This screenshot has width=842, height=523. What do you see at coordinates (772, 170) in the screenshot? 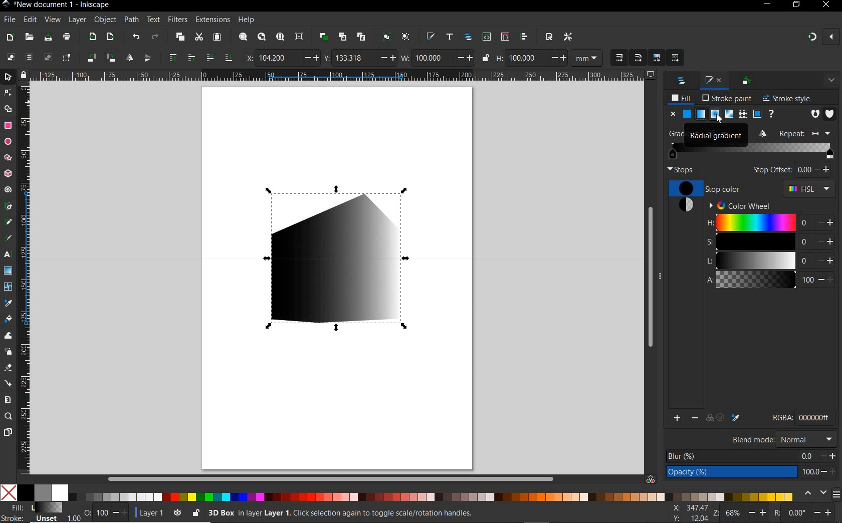
I see `stop offset` at bounding box center [772, 170].